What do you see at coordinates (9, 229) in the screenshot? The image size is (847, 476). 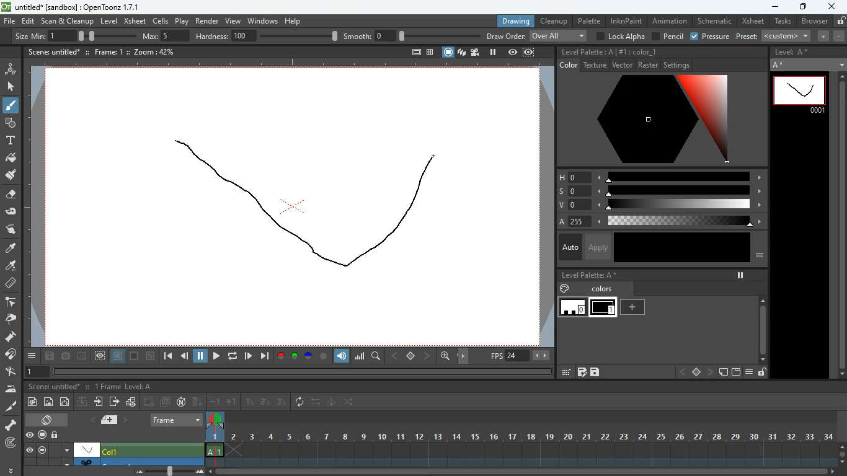 I see `swipe` at bounding box center [9, 229].